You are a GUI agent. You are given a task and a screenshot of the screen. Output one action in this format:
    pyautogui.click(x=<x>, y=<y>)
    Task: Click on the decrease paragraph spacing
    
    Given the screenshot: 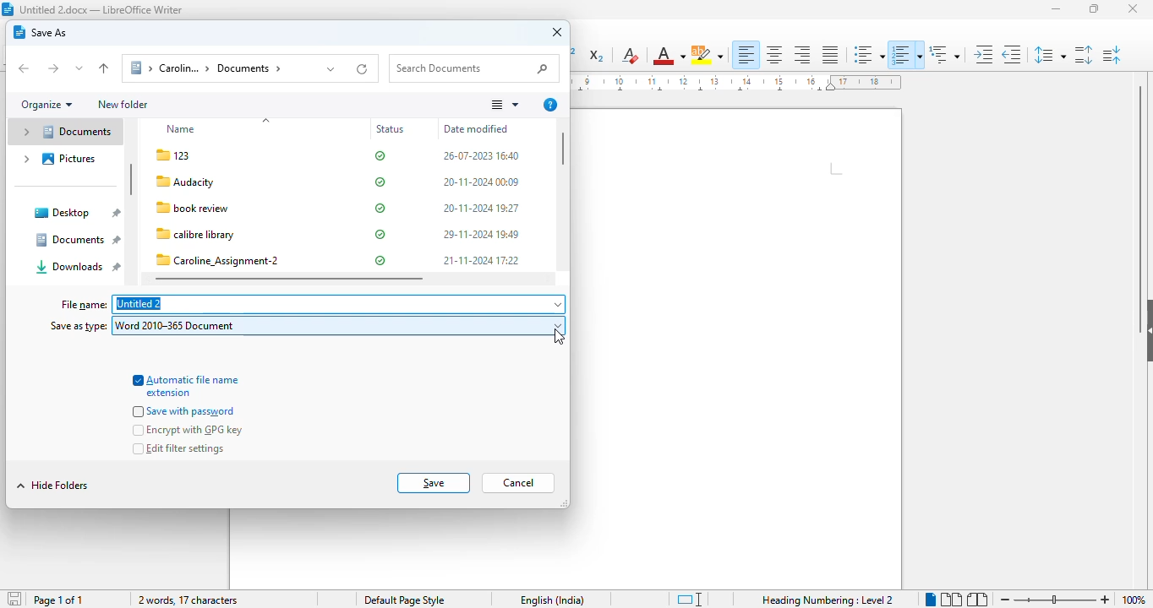 What is the action you would take?
    pyautogui.click(x=1112, y=55)
    